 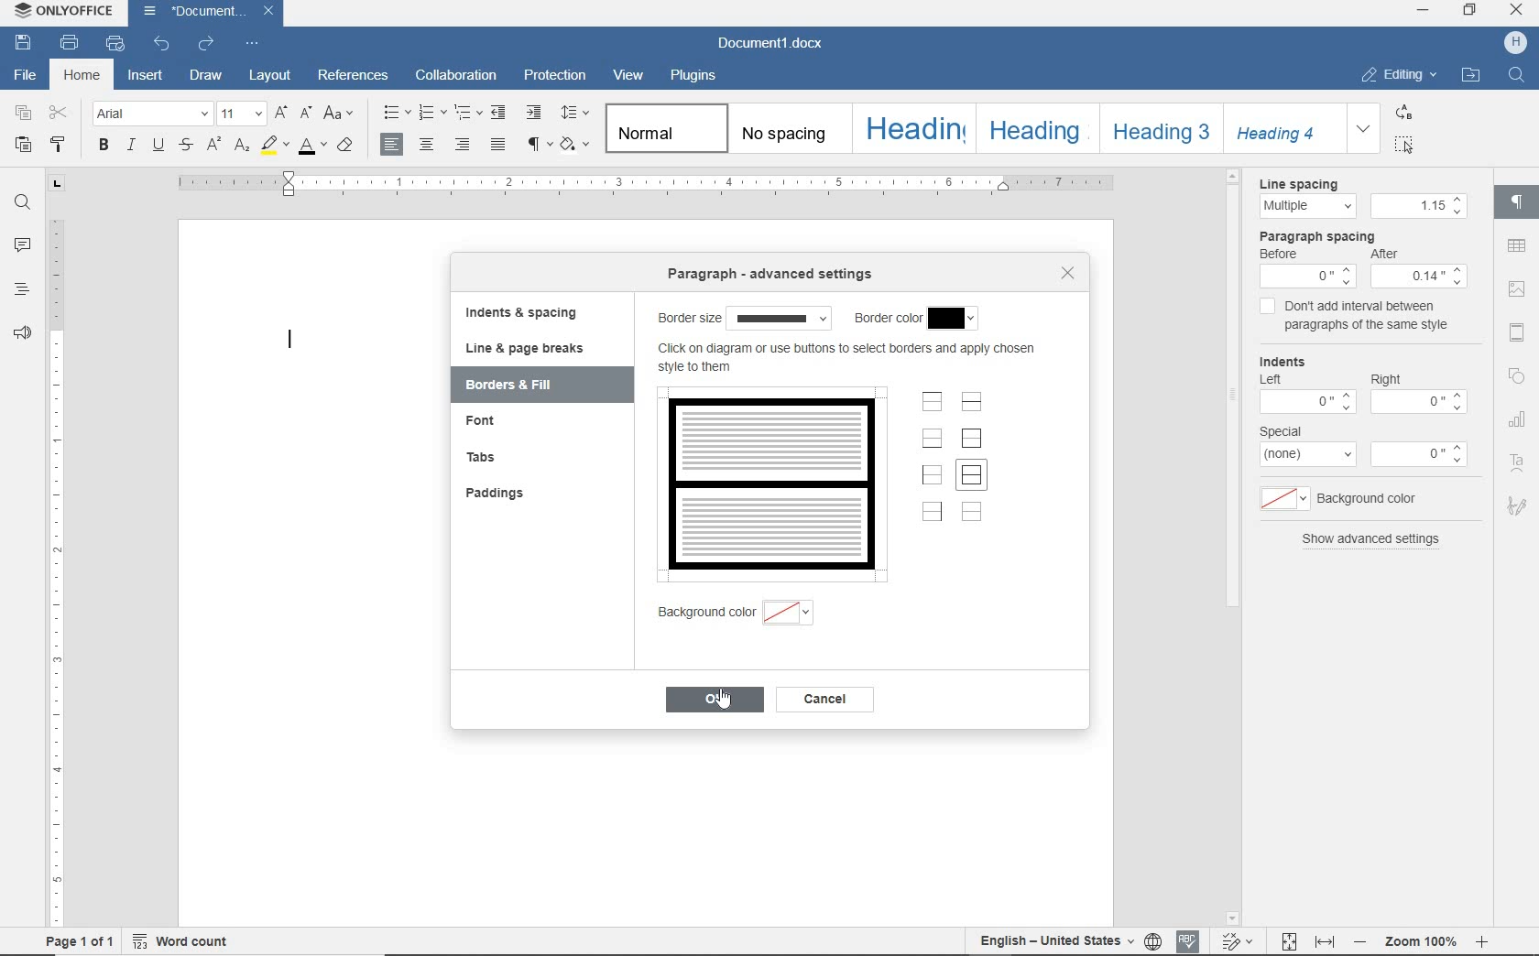 I want to click on MINIMIZE, so click(x=1424, y=10).